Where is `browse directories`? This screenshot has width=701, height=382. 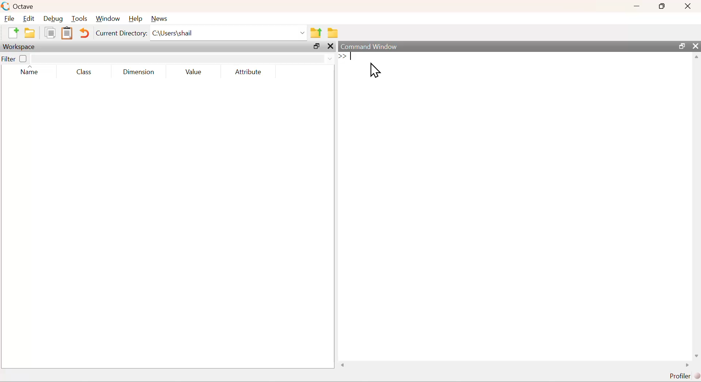
browse directories is located at coordinates (332, 33).